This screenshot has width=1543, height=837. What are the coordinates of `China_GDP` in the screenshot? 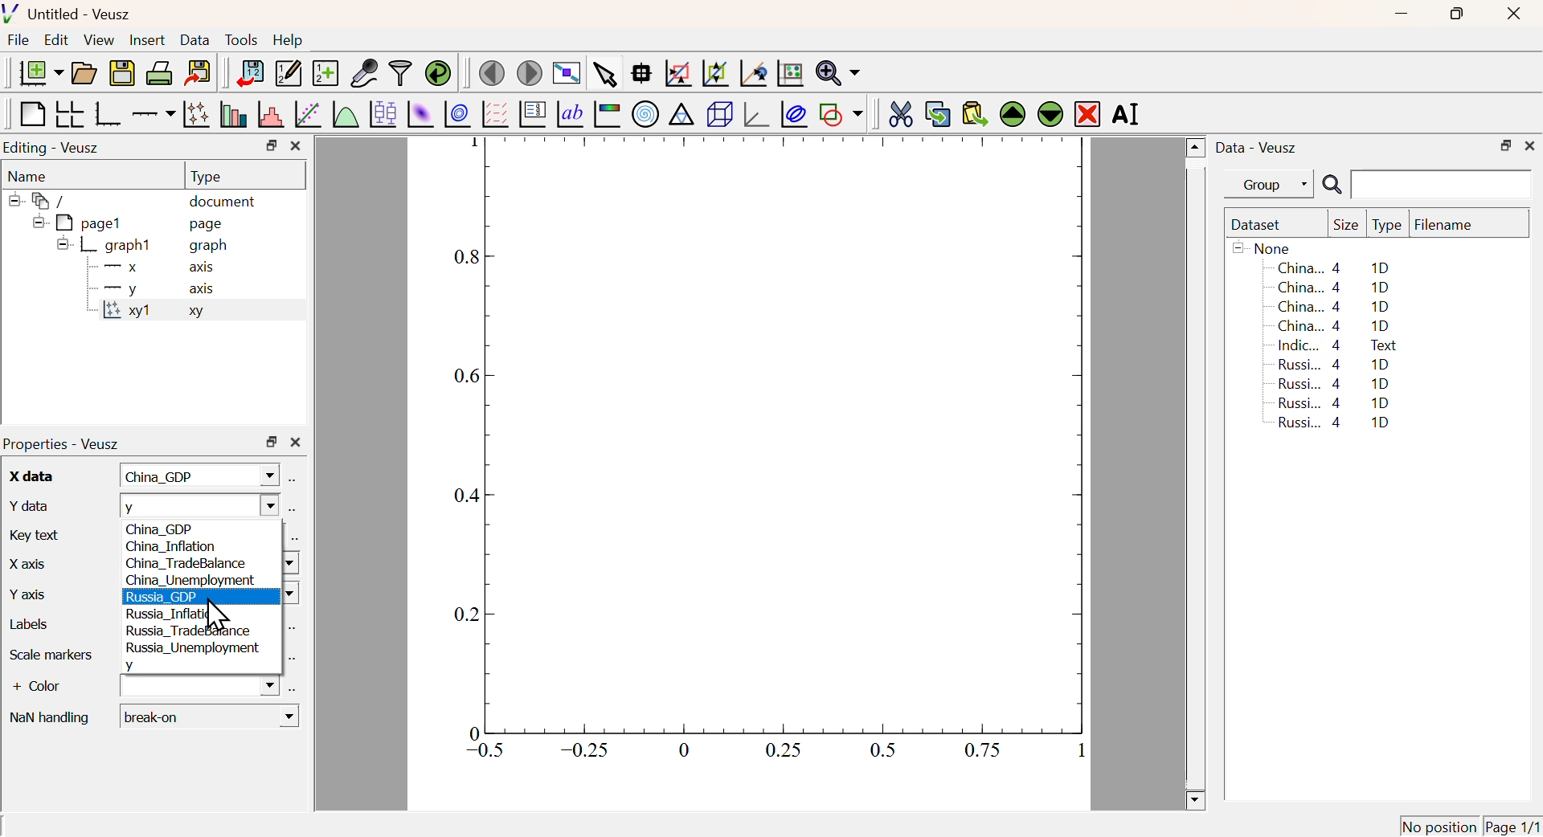 It's located at (196, 475).